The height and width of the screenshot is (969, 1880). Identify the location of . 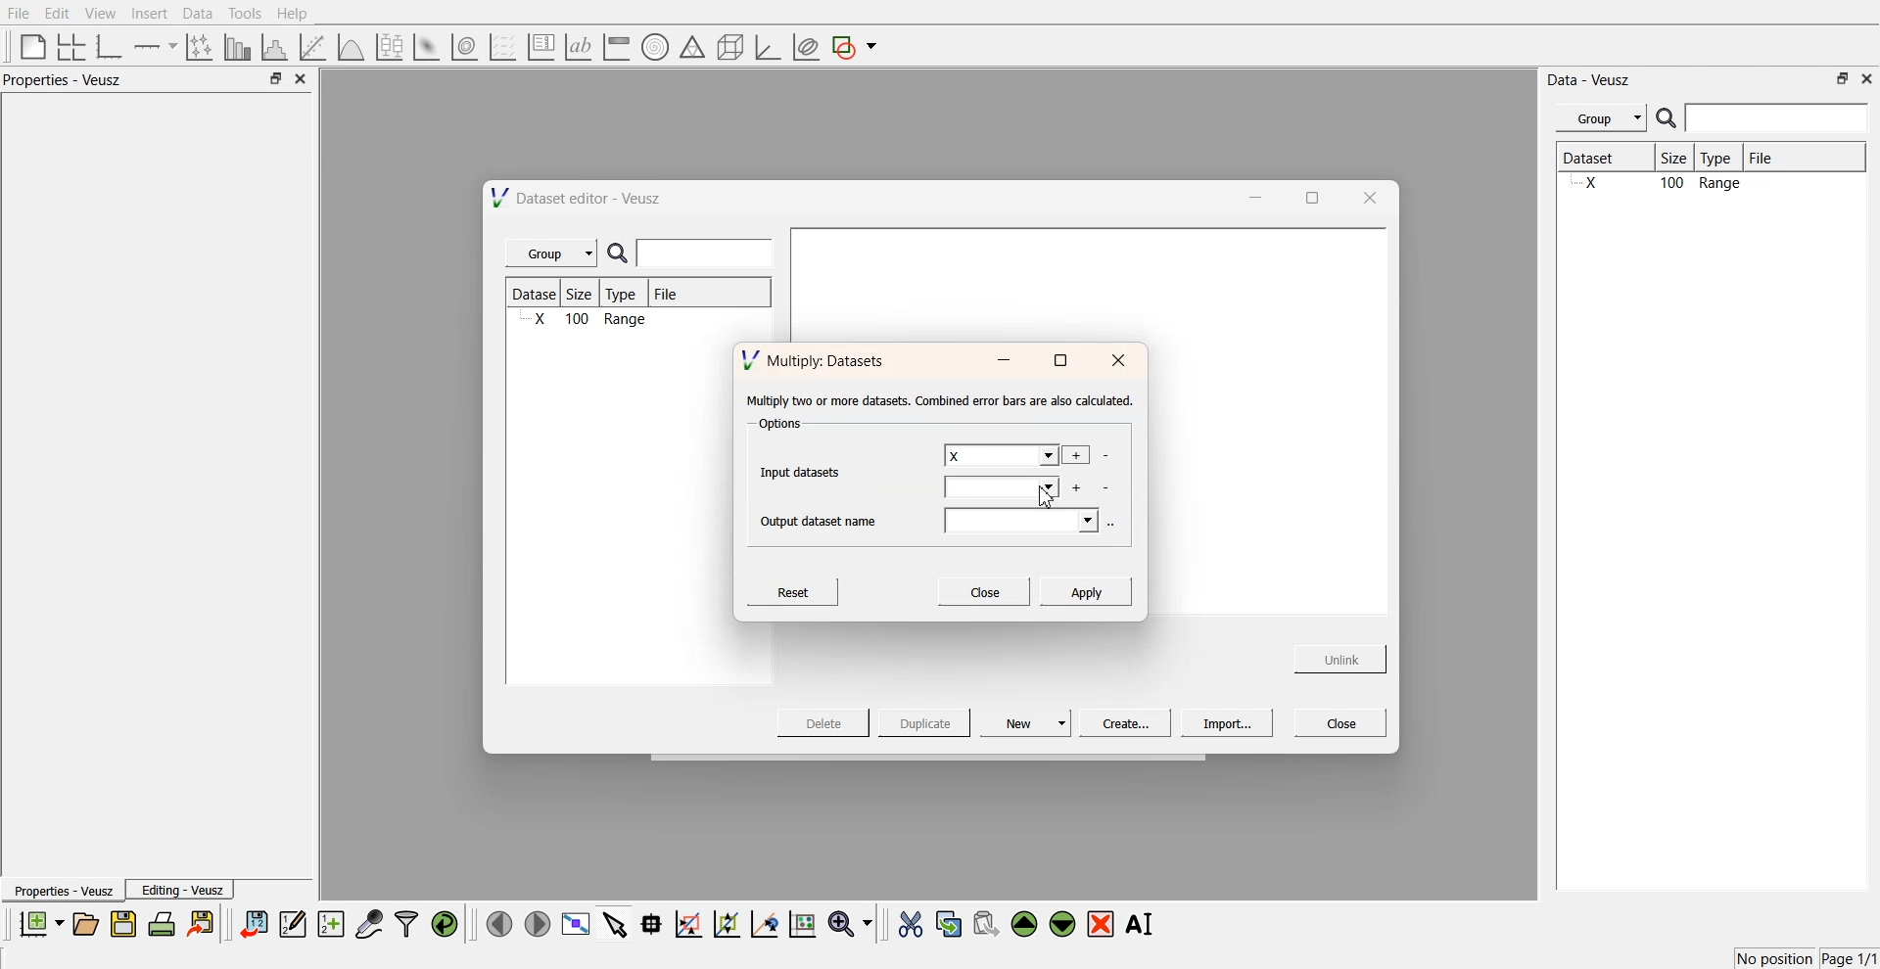
(1601, 118).